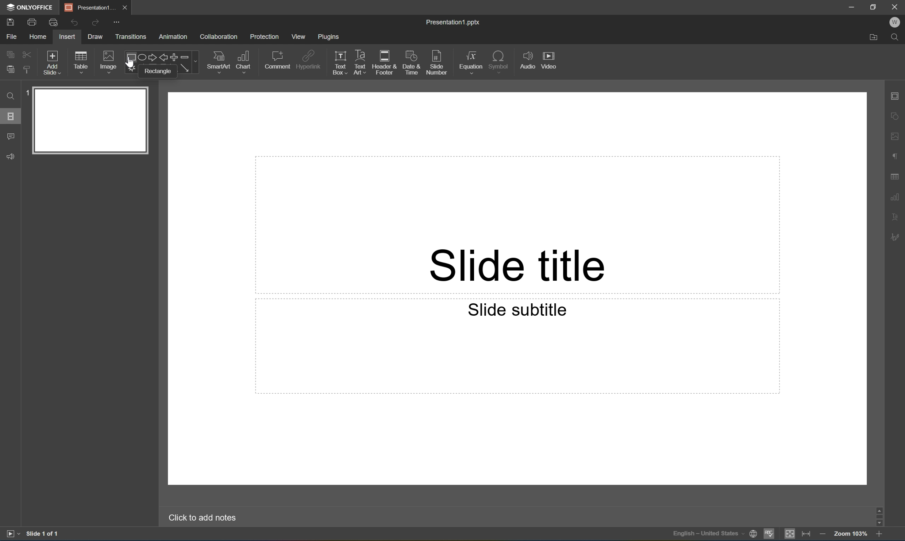 This screenshot has width=905, height=541. I want to click on English-United States, so click(707, 535).